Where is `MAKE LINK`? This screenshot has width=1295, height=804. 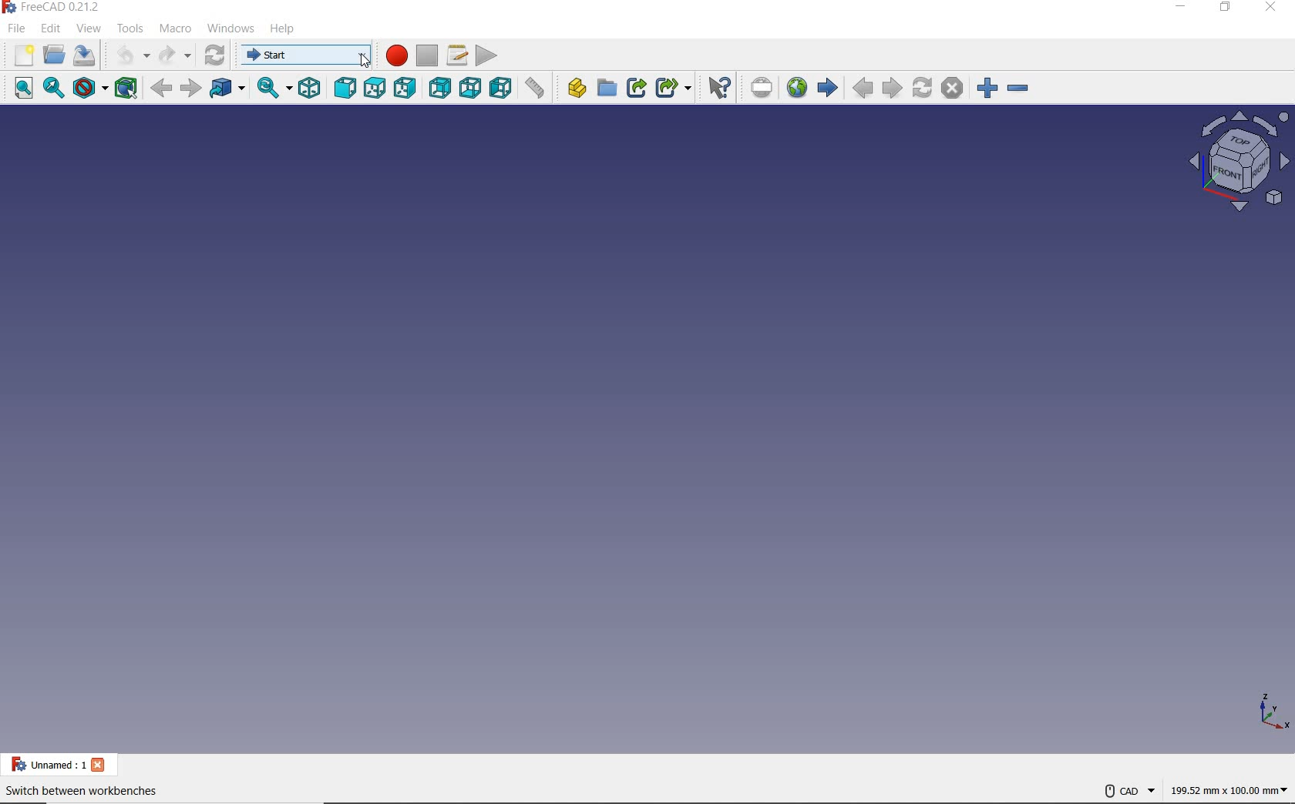 MAKE LINK is located at coordinates (637, 87).